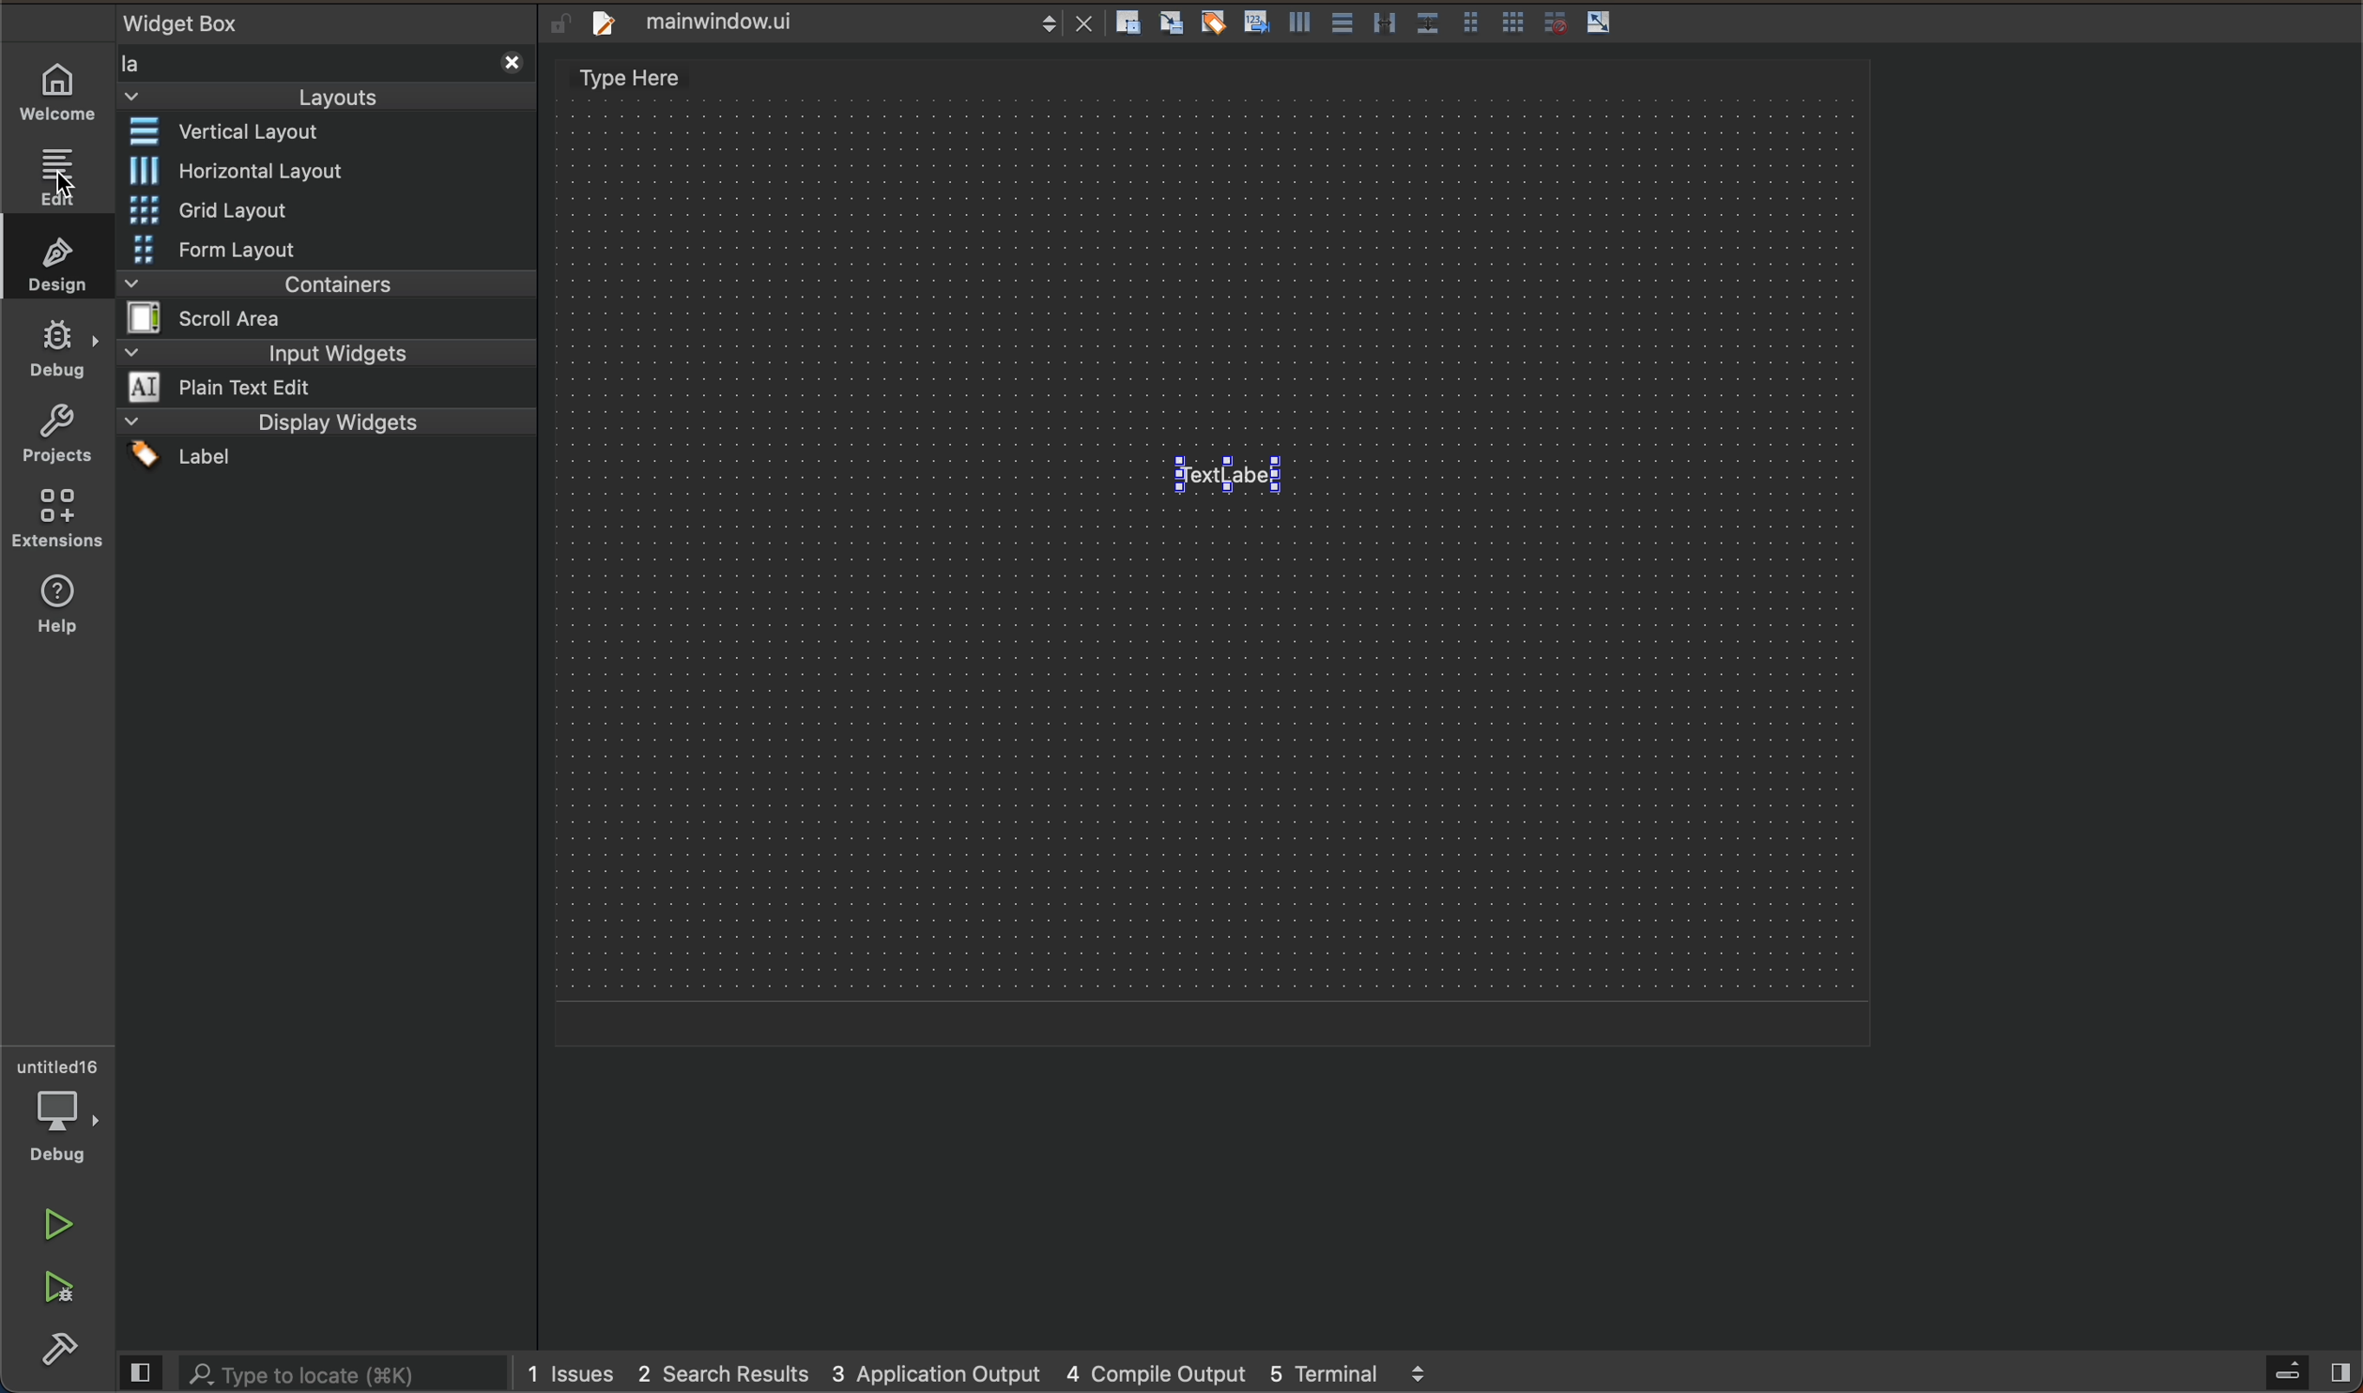 The image size is (2363, 1393). Describe the element at coordinates (64, 1292) in the screenshot. I see `run and debug` at that location.